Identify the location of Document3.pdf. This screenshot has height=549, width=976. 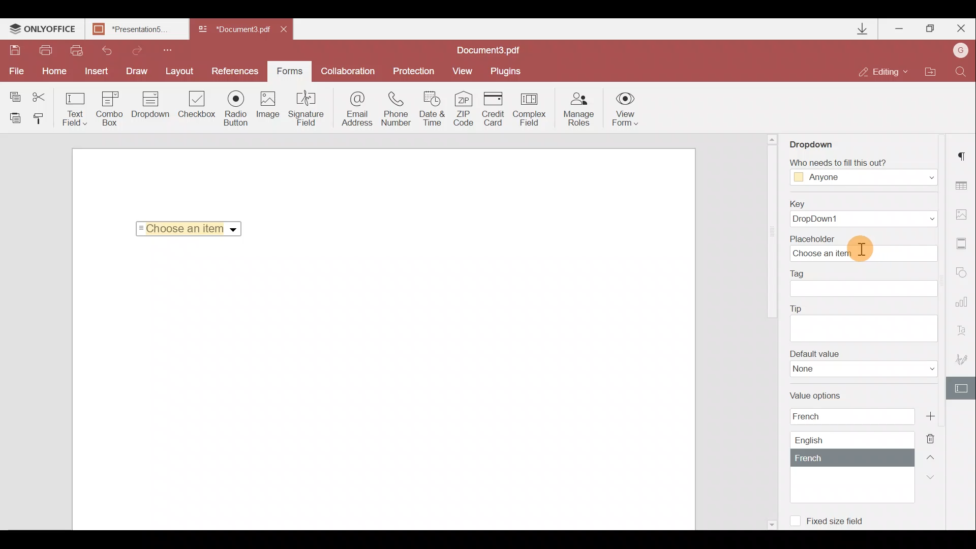
(501, 50).